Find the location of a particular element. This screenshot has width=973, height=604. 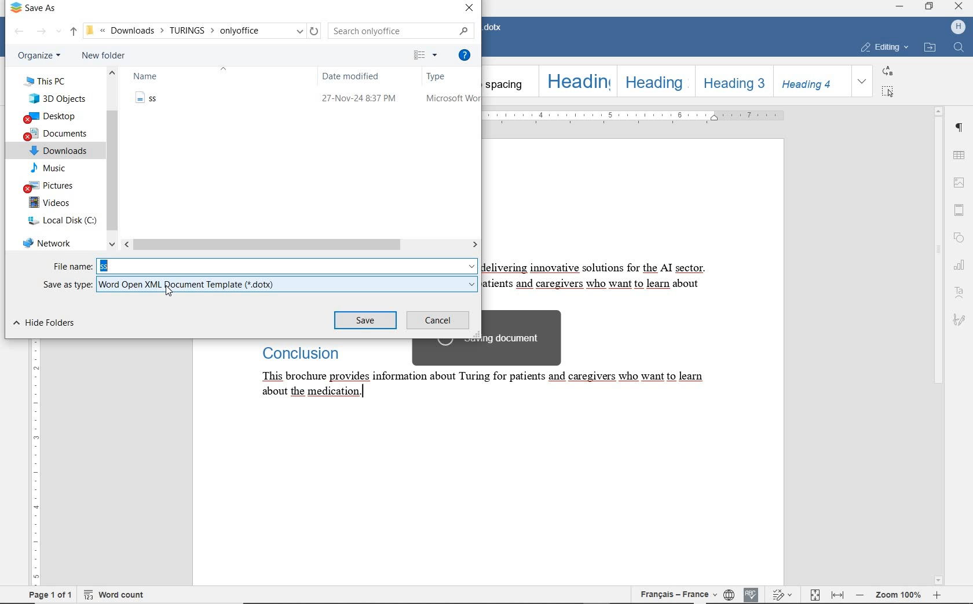

LOCAL DISK (C) is located at coordinates (61, 220).